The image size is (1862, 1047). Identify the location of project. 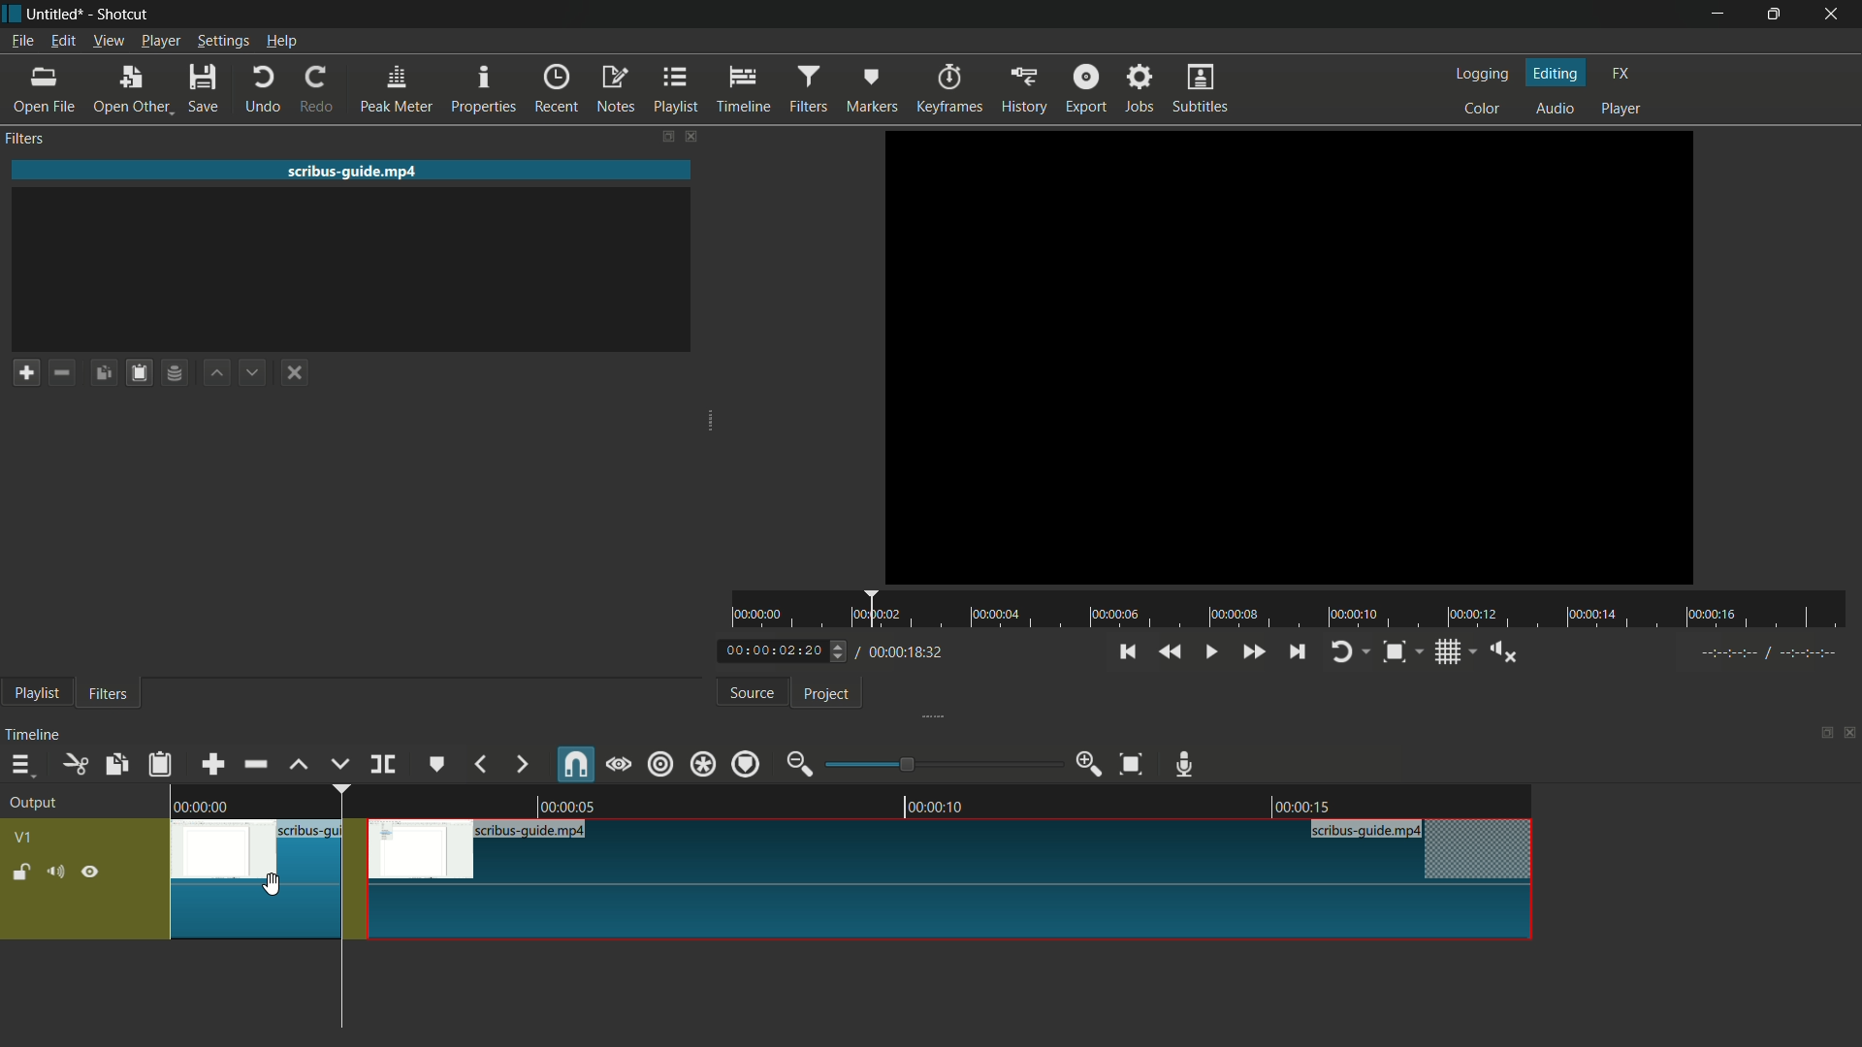
(824, 694).